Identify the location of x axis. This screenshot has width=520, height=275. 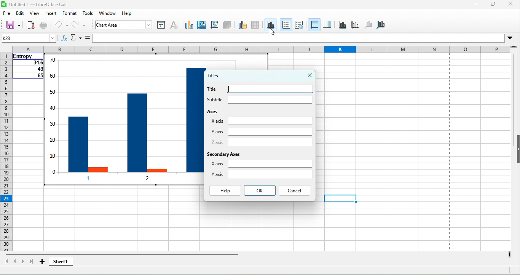
(342, 25).